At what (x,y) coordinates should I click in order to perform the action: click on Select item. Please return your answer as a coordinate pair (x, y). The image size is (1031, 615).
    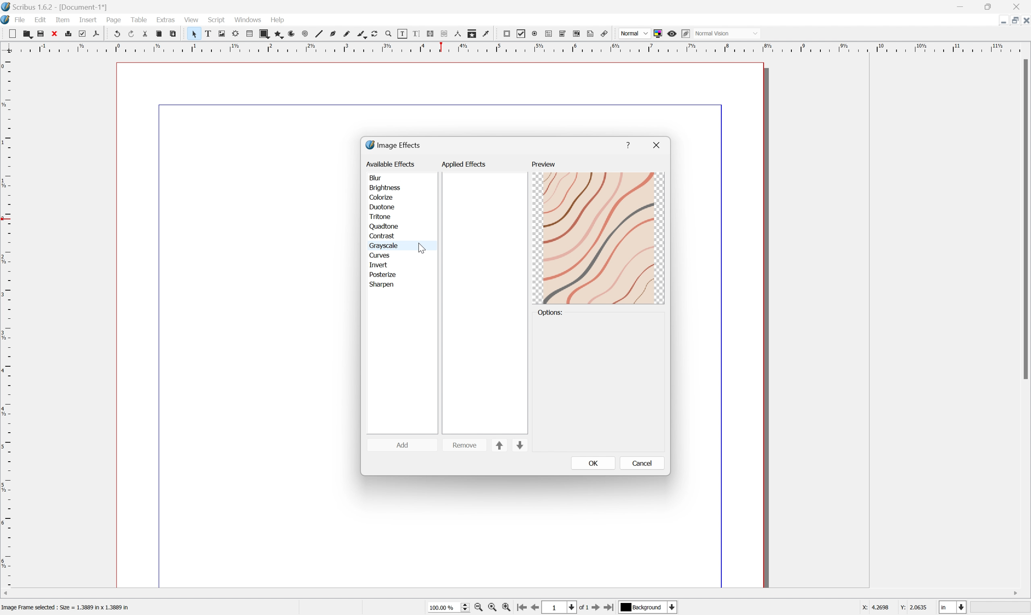
    Looking at the image, I should click on (197, 34).